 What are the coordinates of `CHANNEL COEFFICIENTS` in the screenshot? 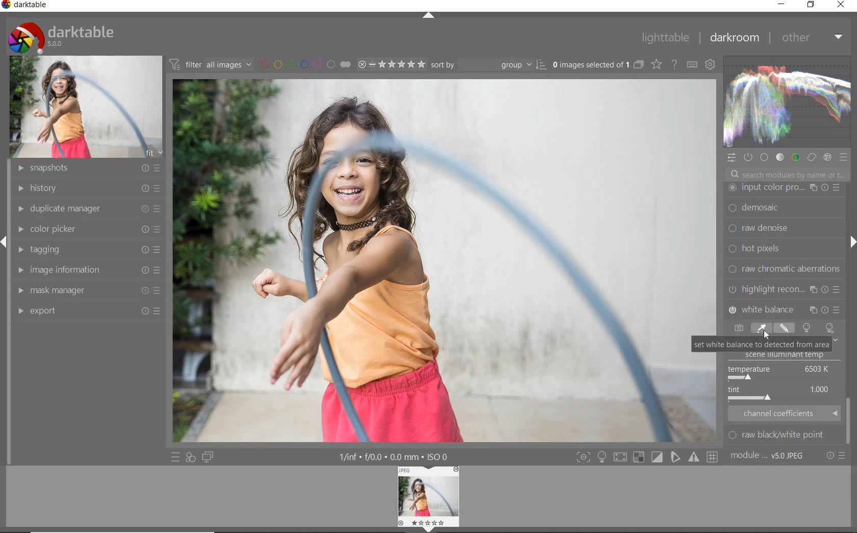 It's located at (785, 413).